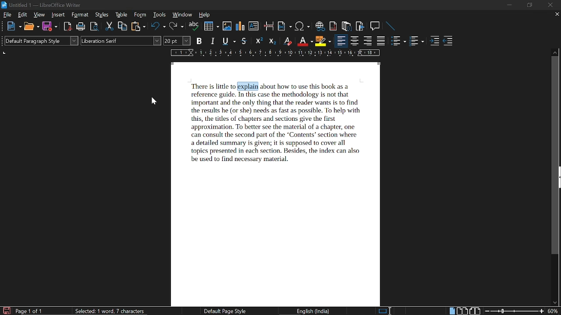 This screenshot has width=561, height=315. What do you see at coordinates (248, 86) in the screenshot?
I see `explain` at bounding box center [248, 86].